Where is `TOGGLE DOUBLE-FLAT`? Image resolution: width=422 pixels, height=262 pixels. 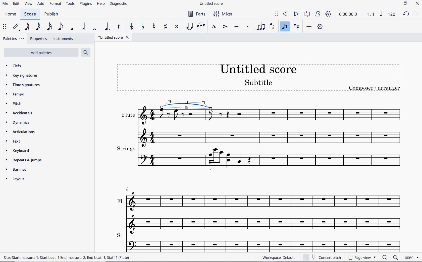 TOGGLE DOUBLE-FLAT is located at coordinates (131, 27).